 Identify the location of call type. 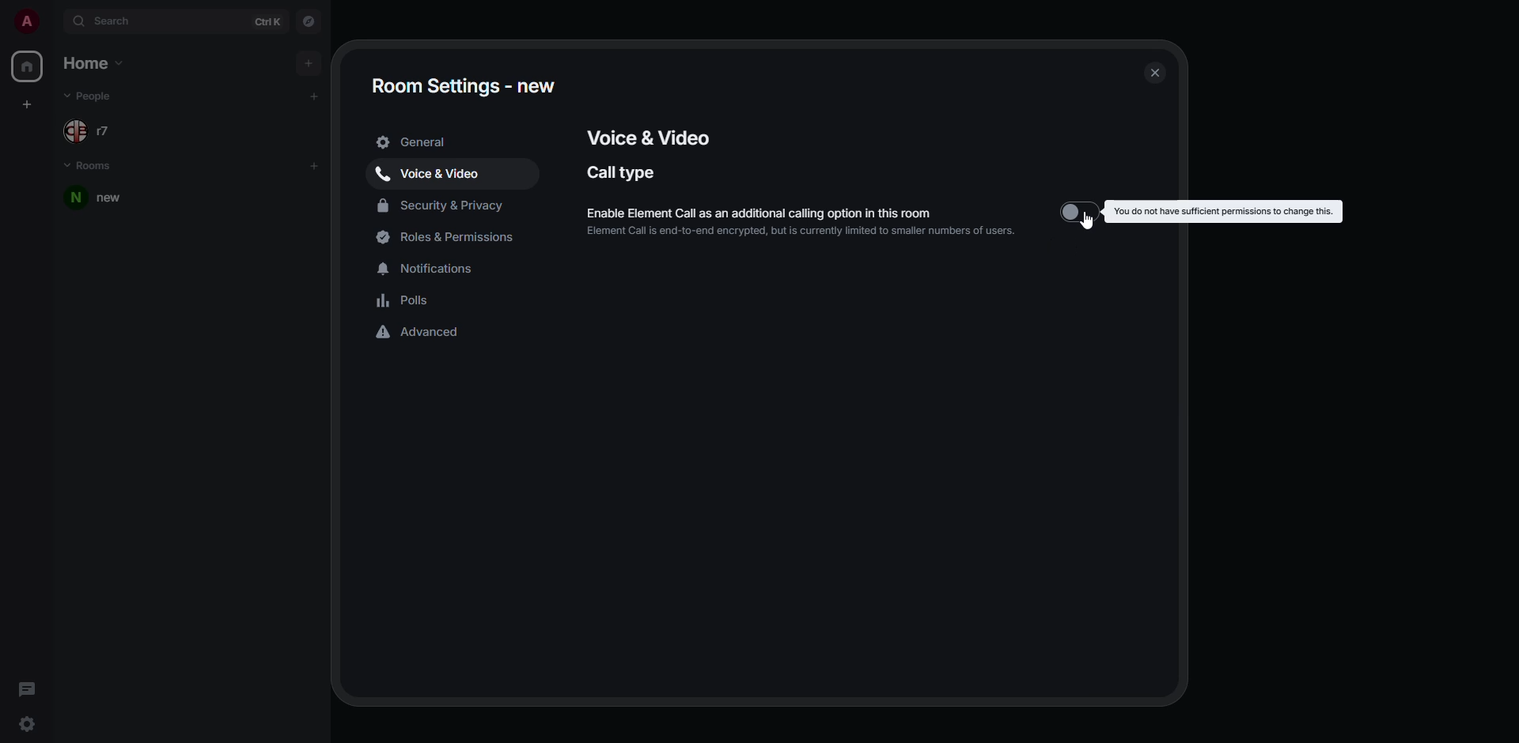
(623, 172).